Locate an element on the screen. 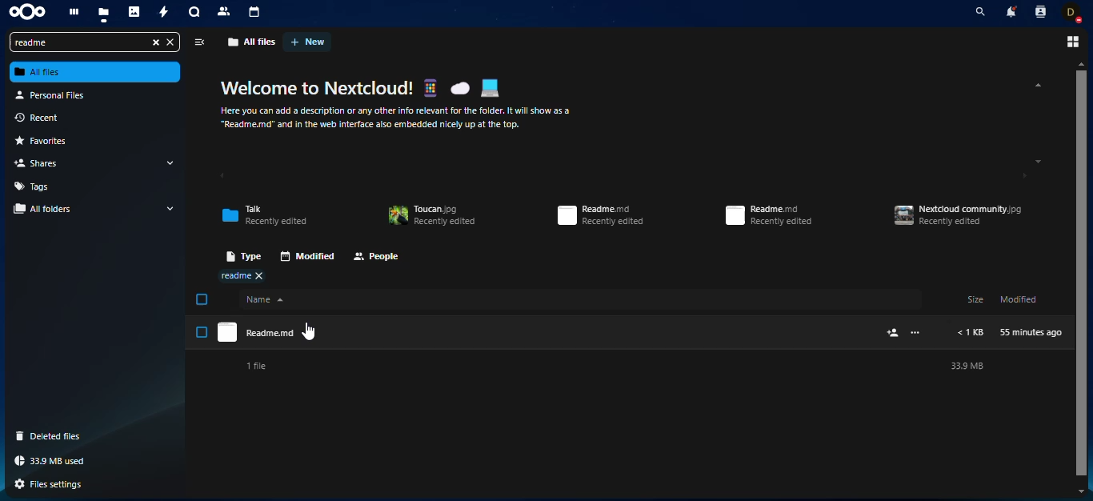  “Readme.md” and in the web interface also embedded nicely up at the top. is located at coordinates (370, 125).